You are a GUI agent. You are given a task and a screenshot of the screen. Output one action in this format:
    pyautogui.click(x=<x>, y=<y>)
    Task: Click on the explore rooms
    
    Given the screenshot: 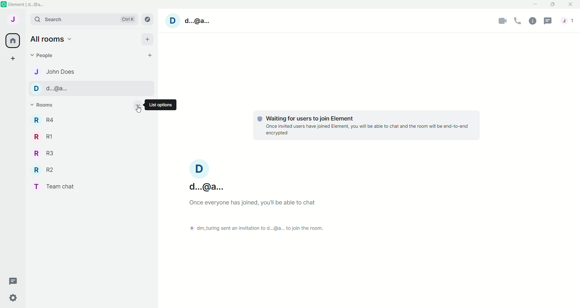 What is the action you would take?
    pyautogui.click(x=147, y=19)
    